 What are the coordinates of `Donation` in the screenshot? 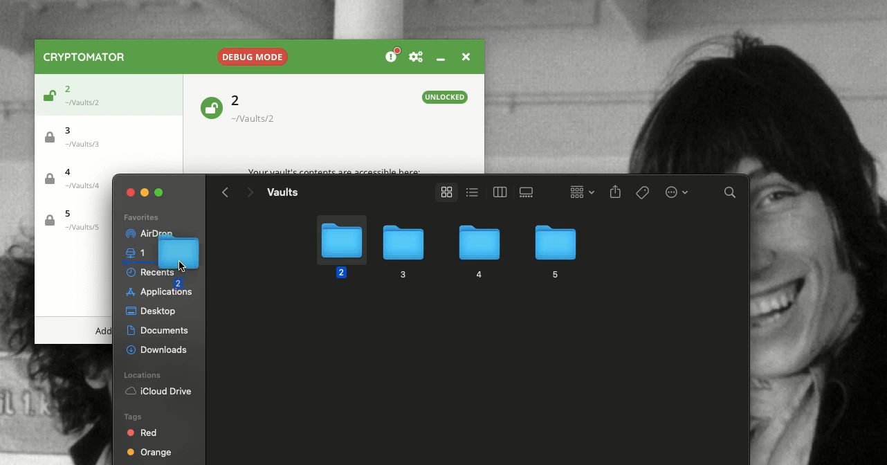 It's located at (393, 56).